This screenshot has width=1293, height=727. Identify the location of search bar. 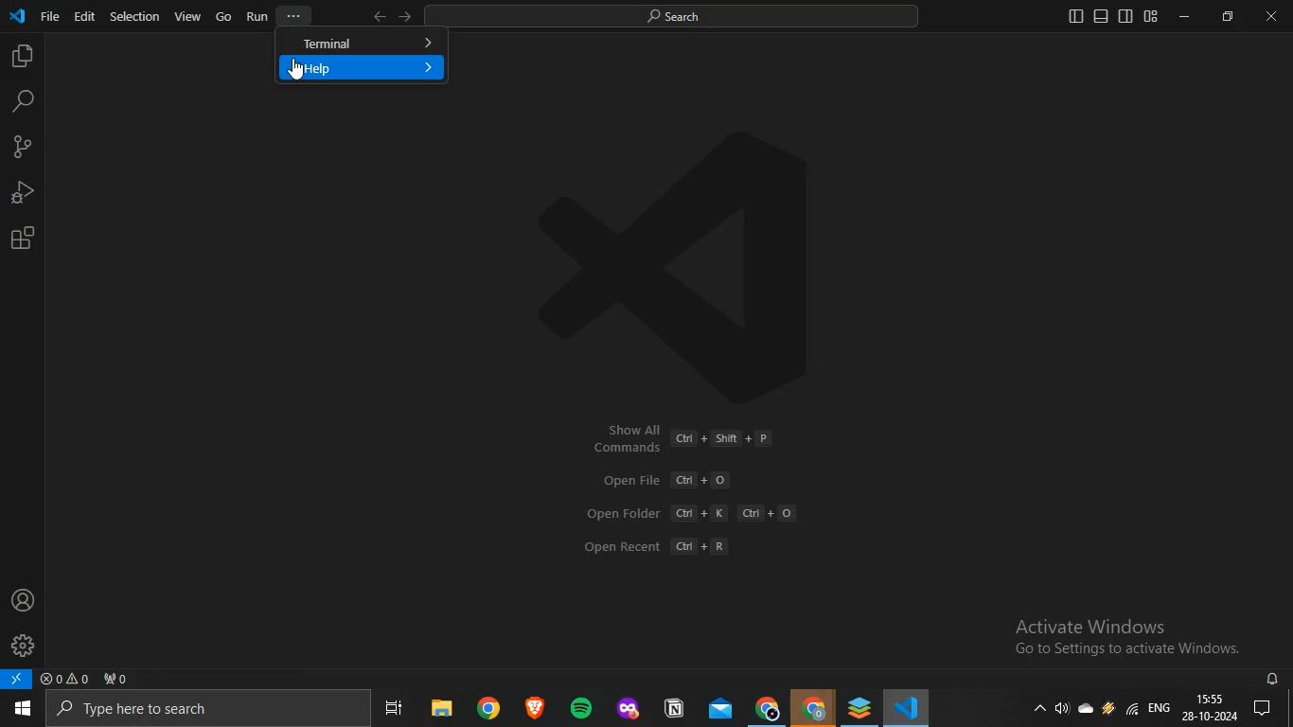
(202, 709).